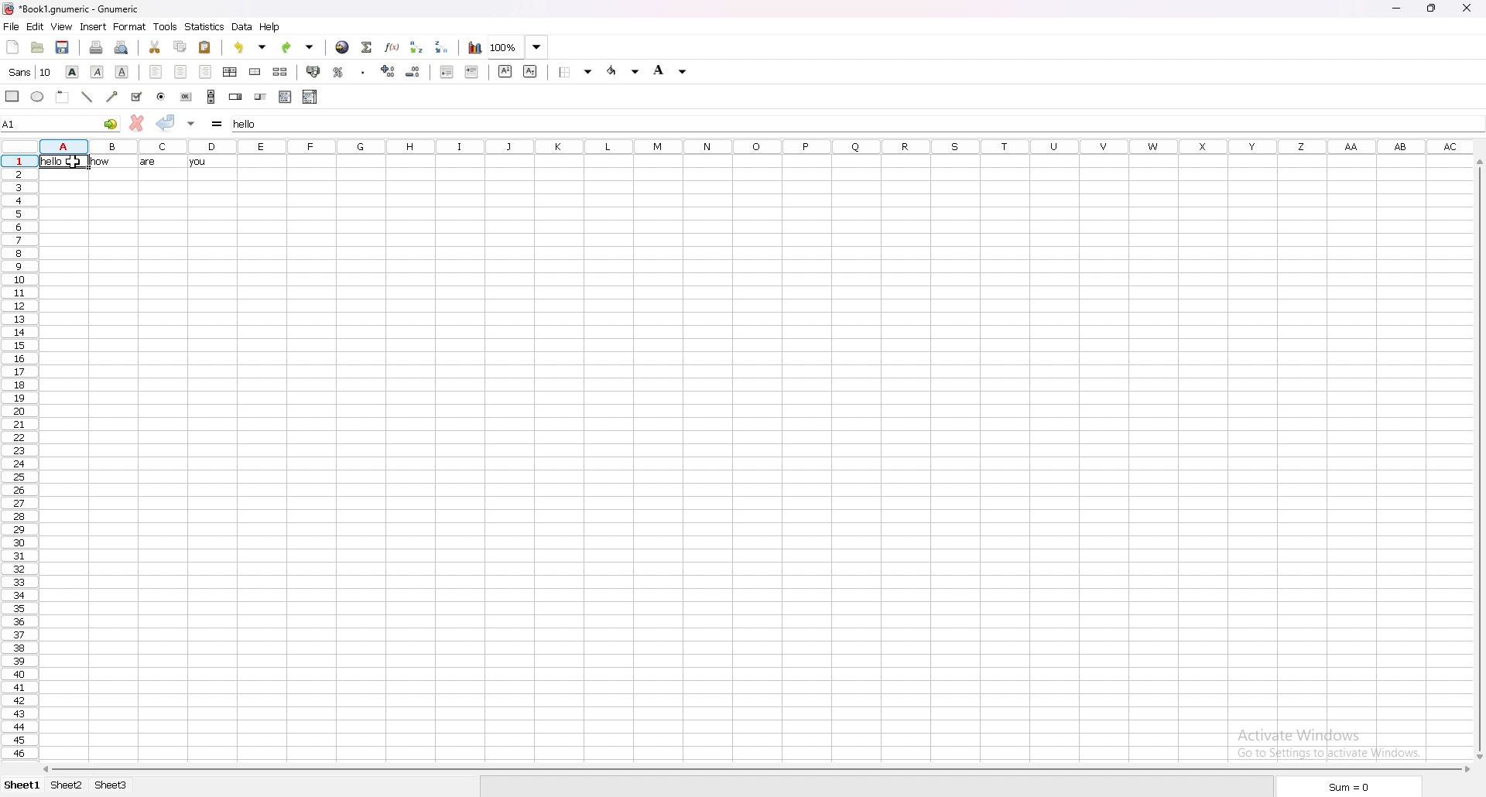  What do you see at coordinates (154, 46) in the screenshot?
I see `cut` at bounding box center [154, 46].